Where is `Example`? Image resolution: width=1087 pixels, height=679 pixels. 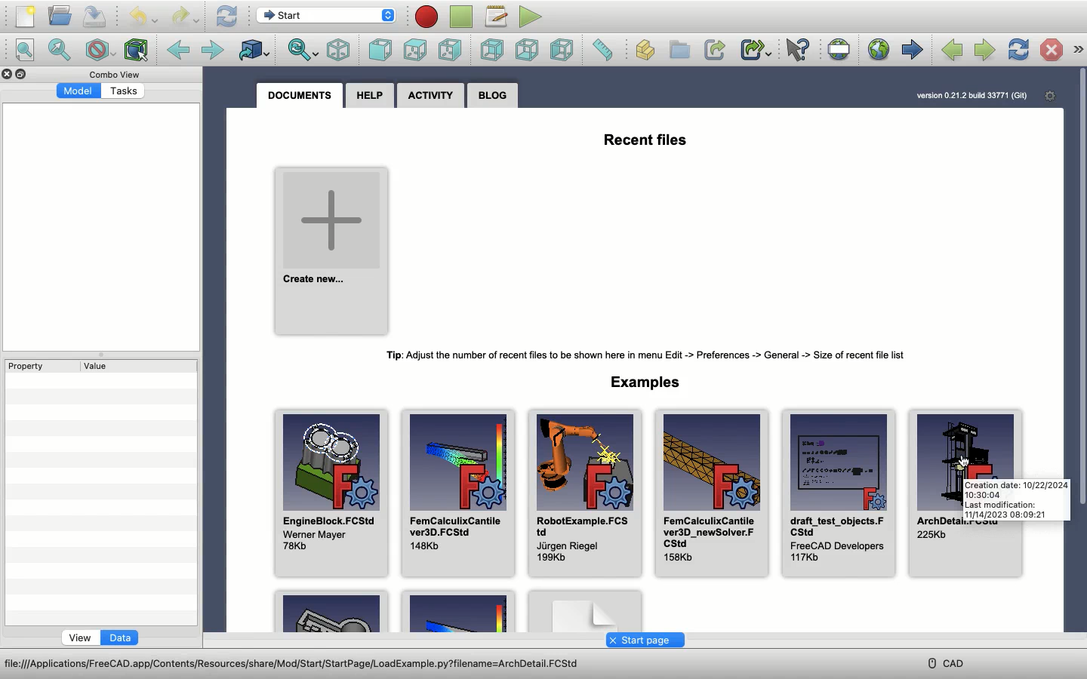
Example is located at coordinates (457, 611).